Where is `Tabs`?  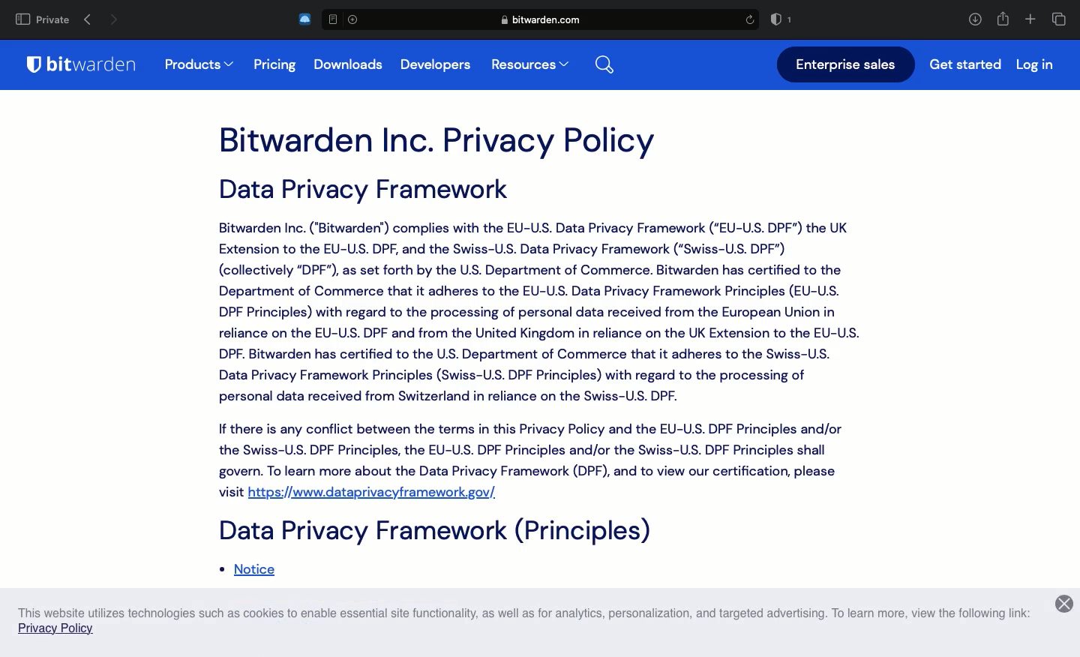 Tabs is located at coordinates (1061, 19).